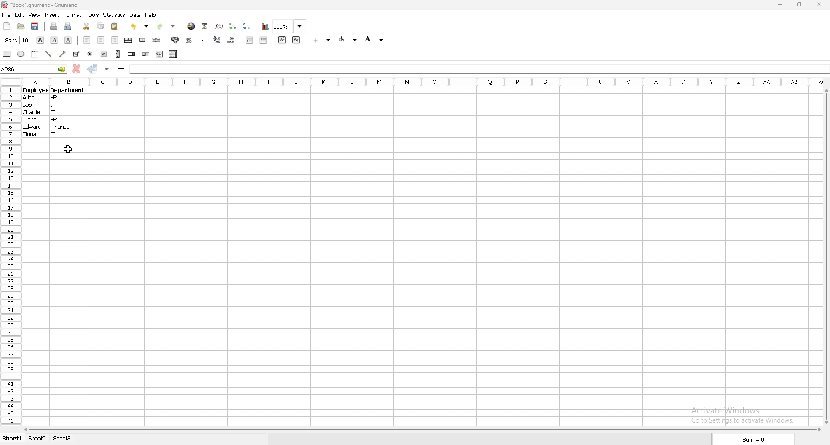 The image size is (830, 445). What do you see at coordinates (754, 440) in the screenshot?
I see `sum` at bounding box center [754, 440].